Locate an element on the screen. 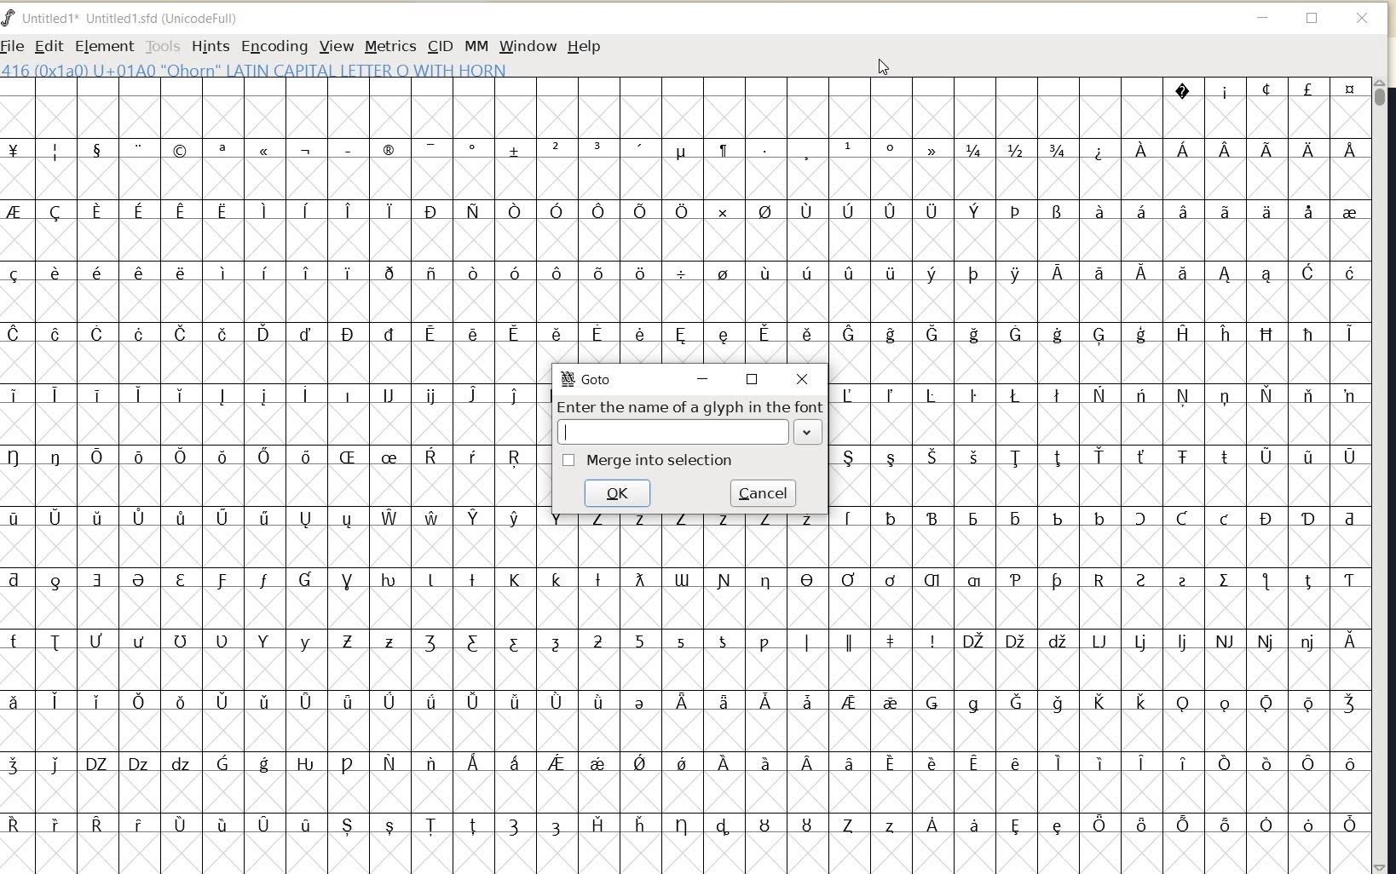  MINIMIZE is located at coordinates (1264, 17).